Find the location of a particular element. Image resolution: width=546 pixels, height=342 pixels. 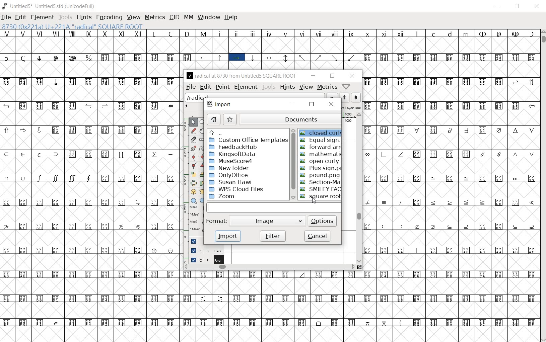

Add a corner point is located at coordinates (194, 165).